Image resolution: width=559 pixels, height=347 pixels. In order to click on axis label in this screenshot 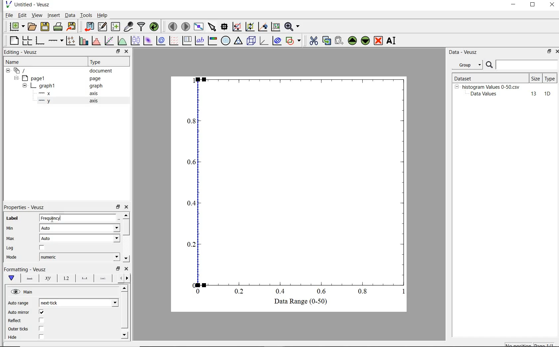, I will do `click(48, 278)`.